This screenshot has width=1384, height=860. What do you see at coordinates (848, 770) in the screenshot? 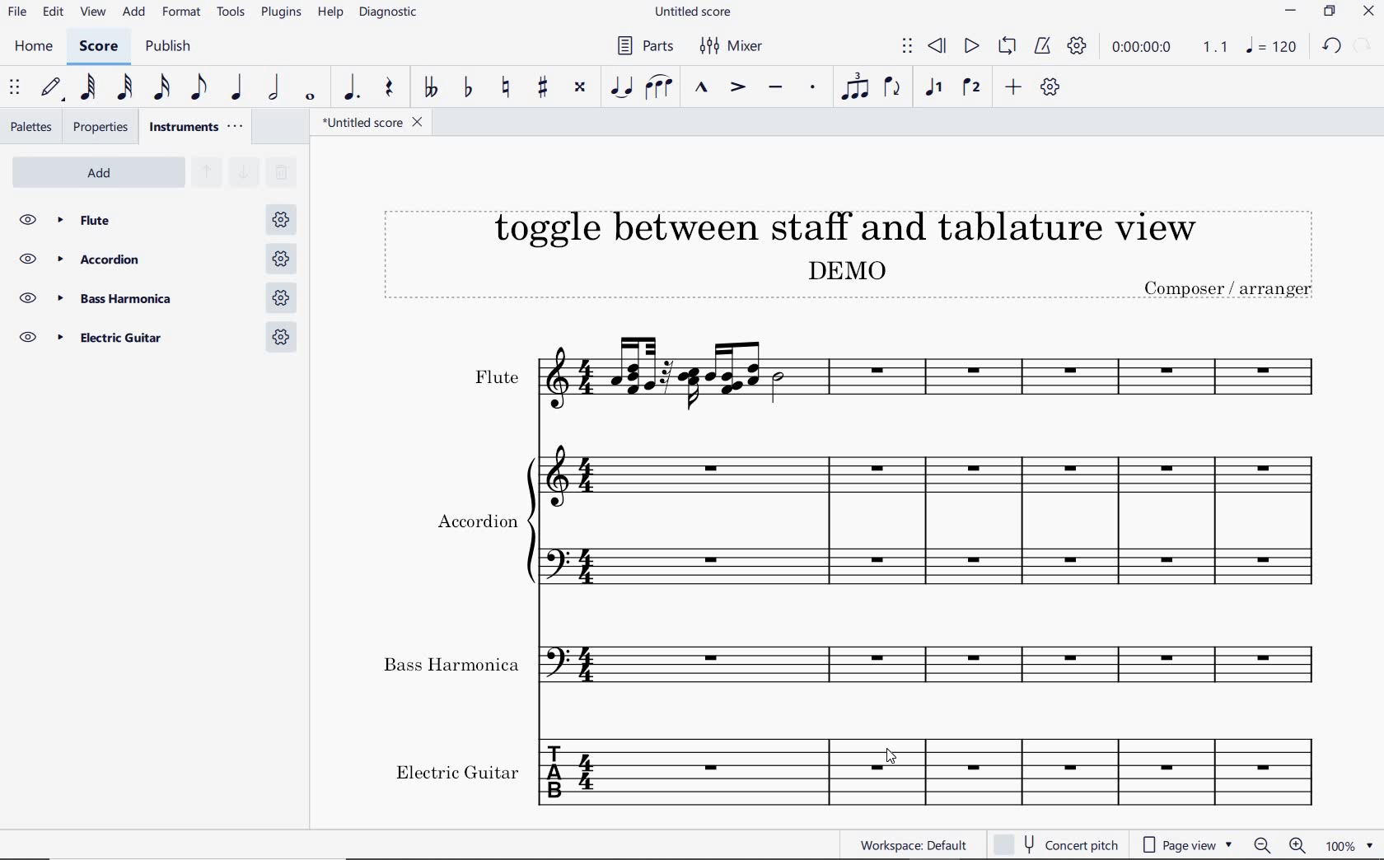
I see `Instrument: Electric guitar` at bounding box center [848, 770].